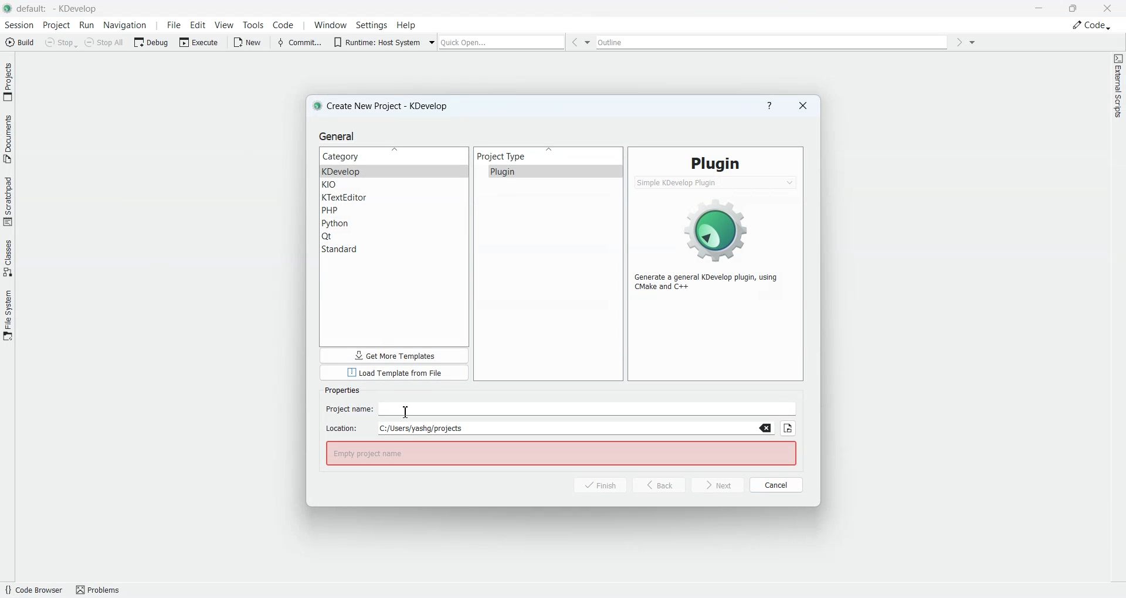 The height and width of the screenshot is (598, 1126). Describe the element at coordinates (8, 314) in the screenshot. I see `File System` at that location.